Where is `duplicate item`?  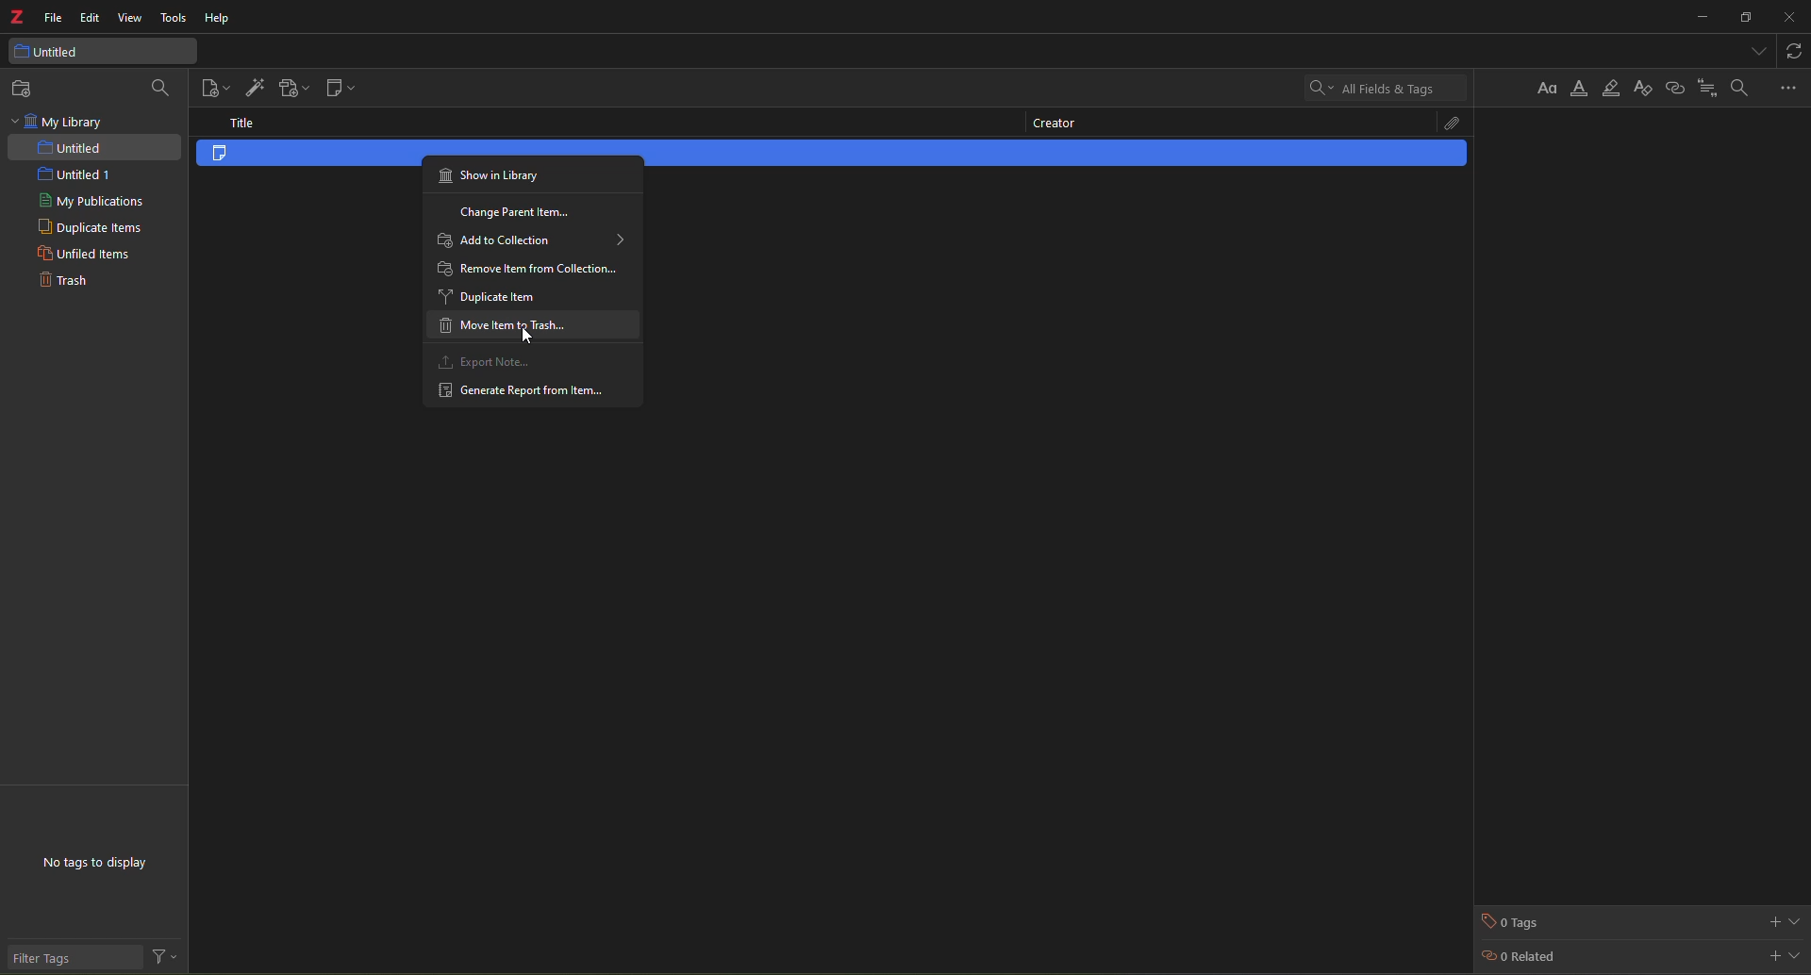 duplicate item is located at coordinates (494, 300).